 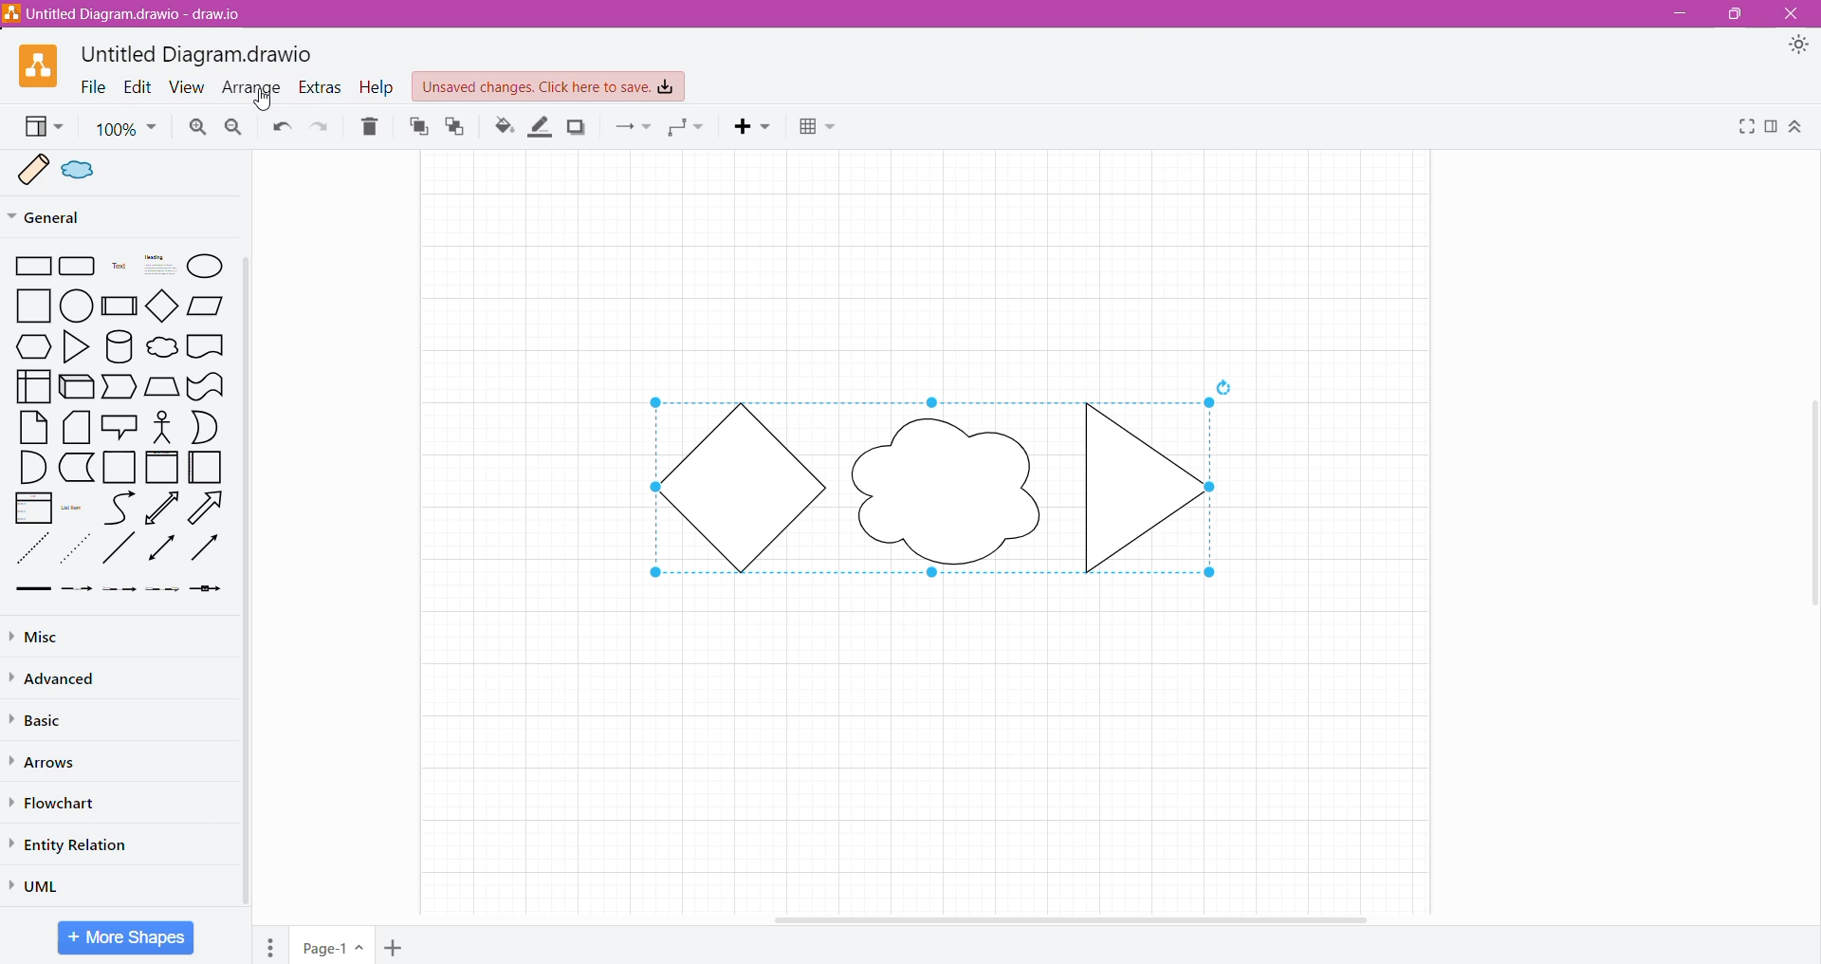 I want to click on Unsaved Changes. Click here to save, so click(x=549, y=87).